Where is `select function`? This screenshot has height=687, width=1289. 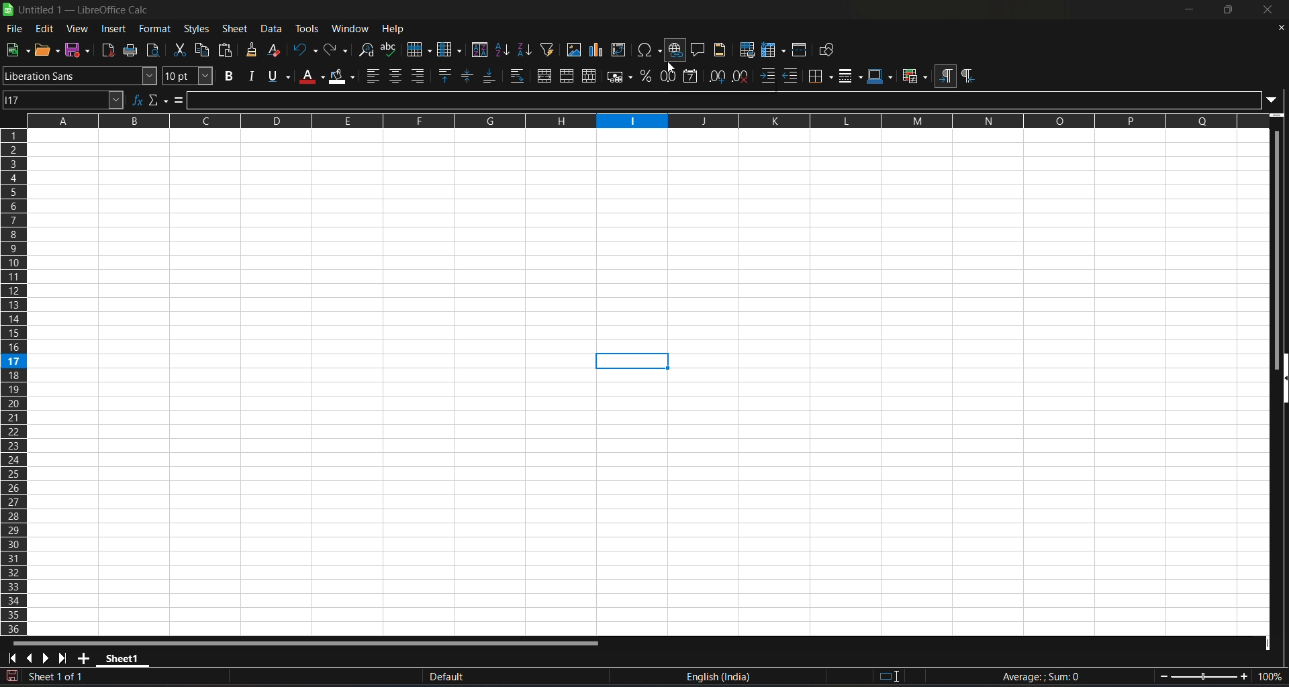 select function is located at coordinates (159, 100).